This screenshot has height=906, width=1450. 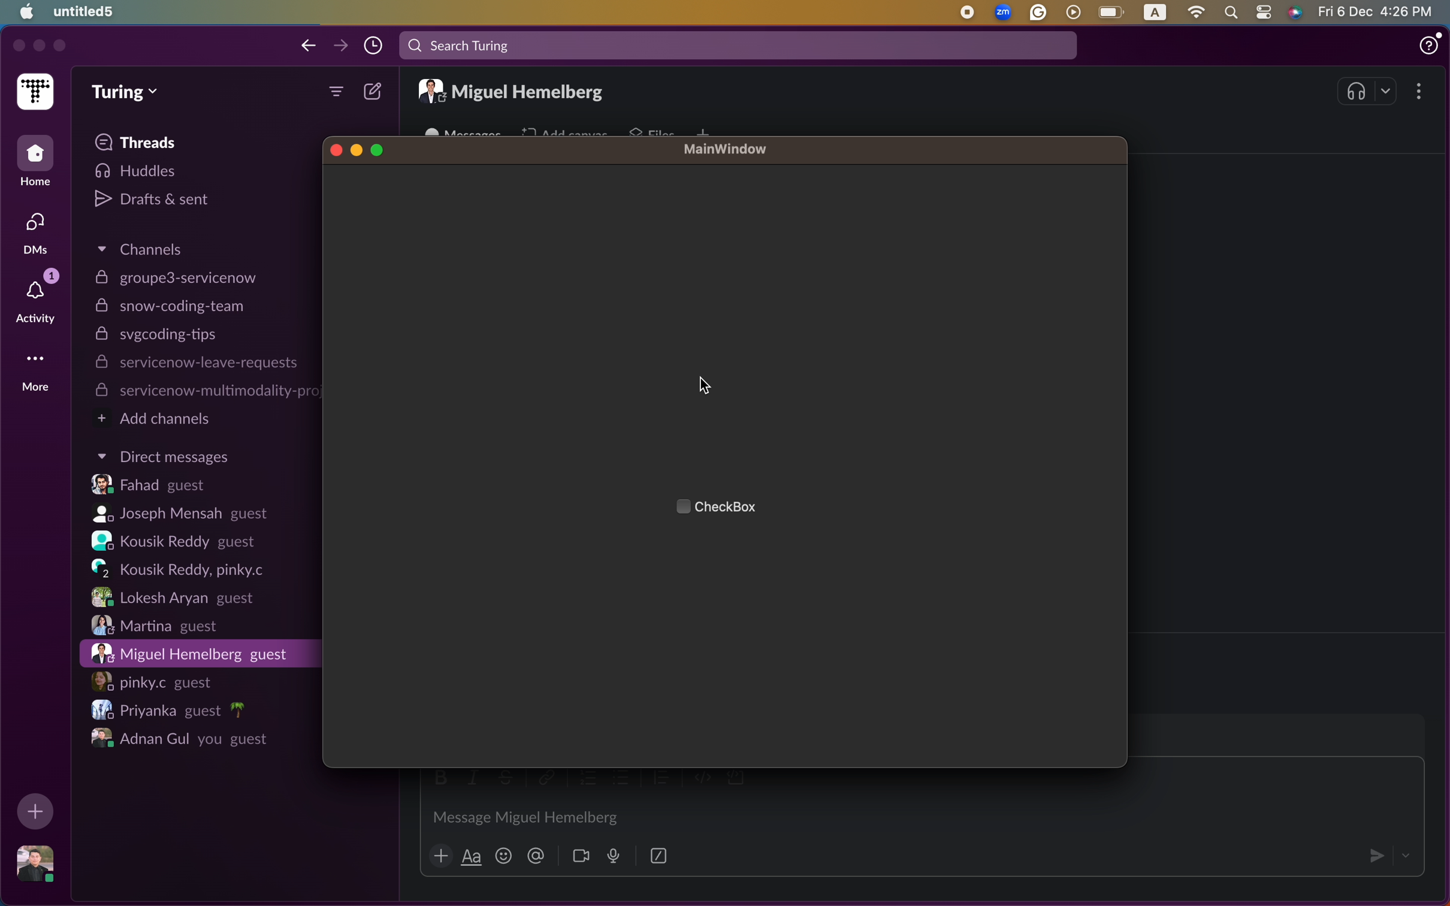 I want to click on Channels, so click(x=146, y=247).